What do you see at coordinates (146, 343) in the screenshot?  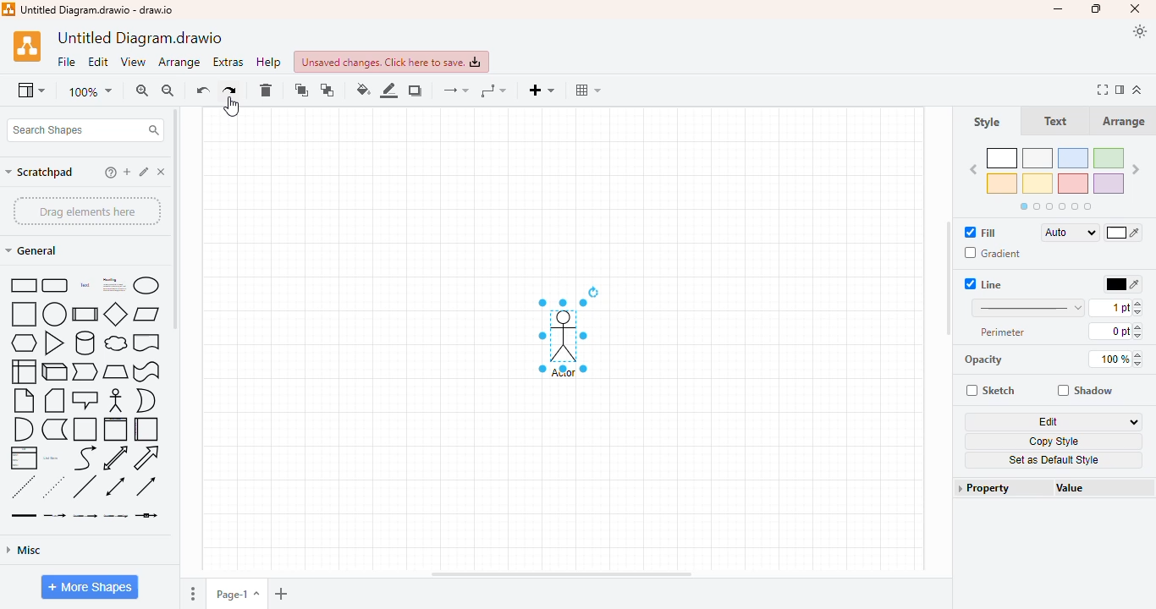 I see `document` at bounding box center [146, 343].